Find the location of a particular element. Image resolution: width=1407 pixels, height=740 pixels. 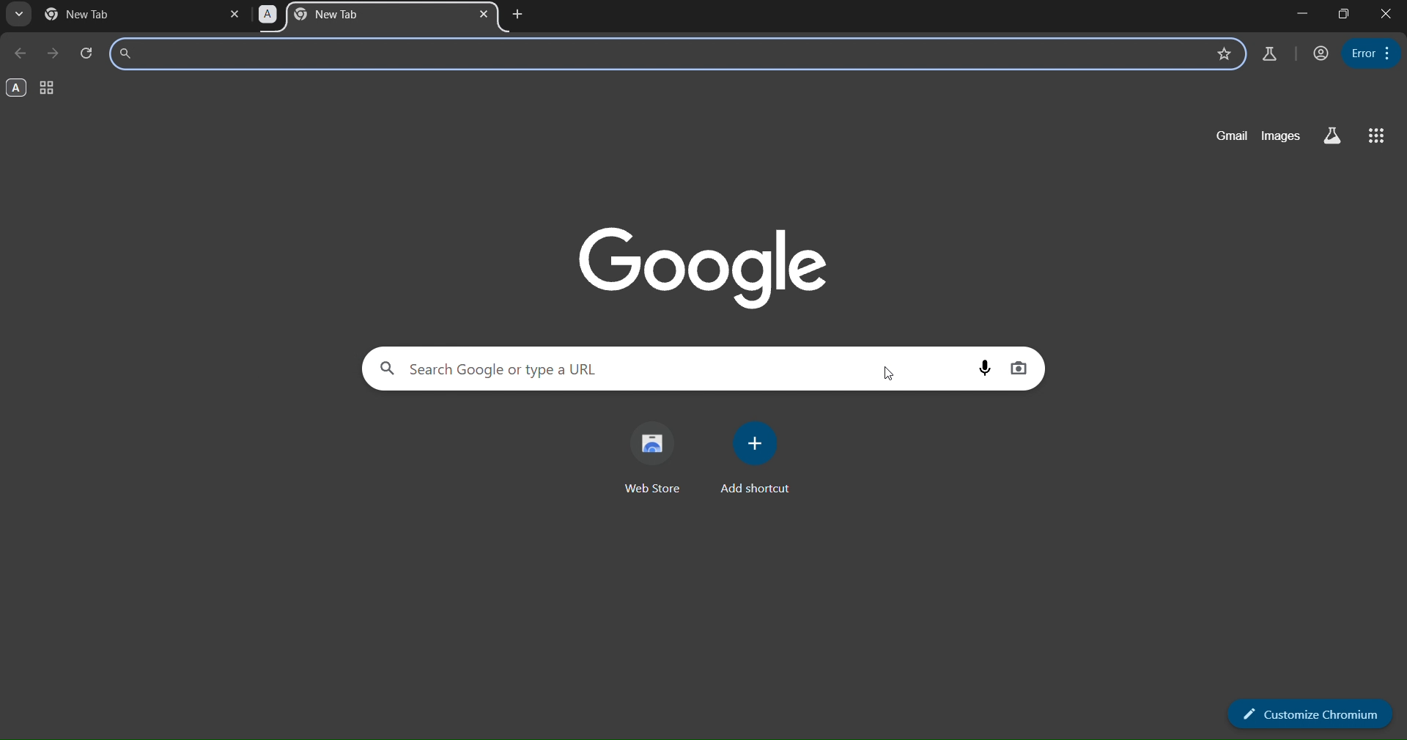

search tabs is located at coordinates (22, 16).